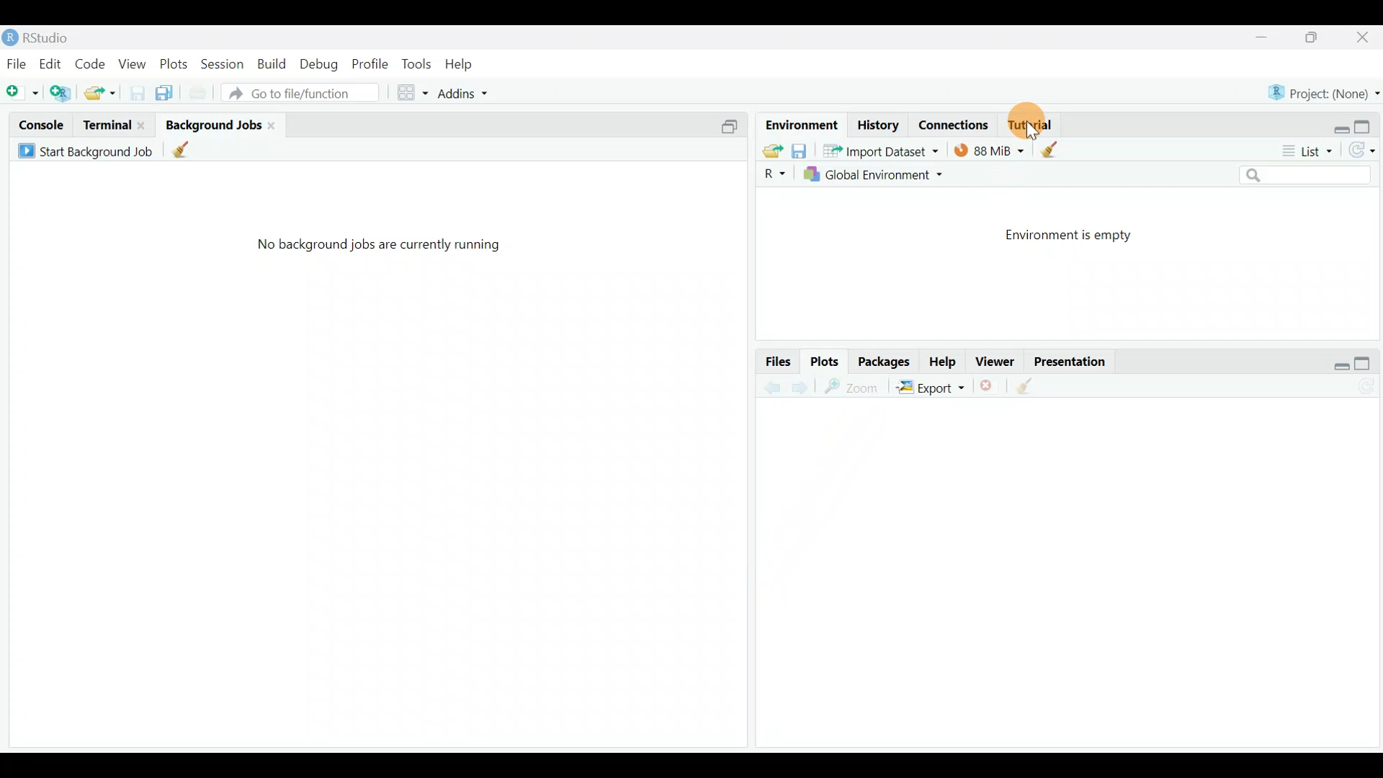 The image size is (1383, 778). I want to click on Save all open documents, so click(165, 94).